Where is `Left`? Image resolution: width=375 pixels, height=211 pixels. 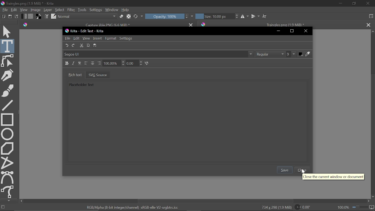
Left is located at coordinates (86, 63).